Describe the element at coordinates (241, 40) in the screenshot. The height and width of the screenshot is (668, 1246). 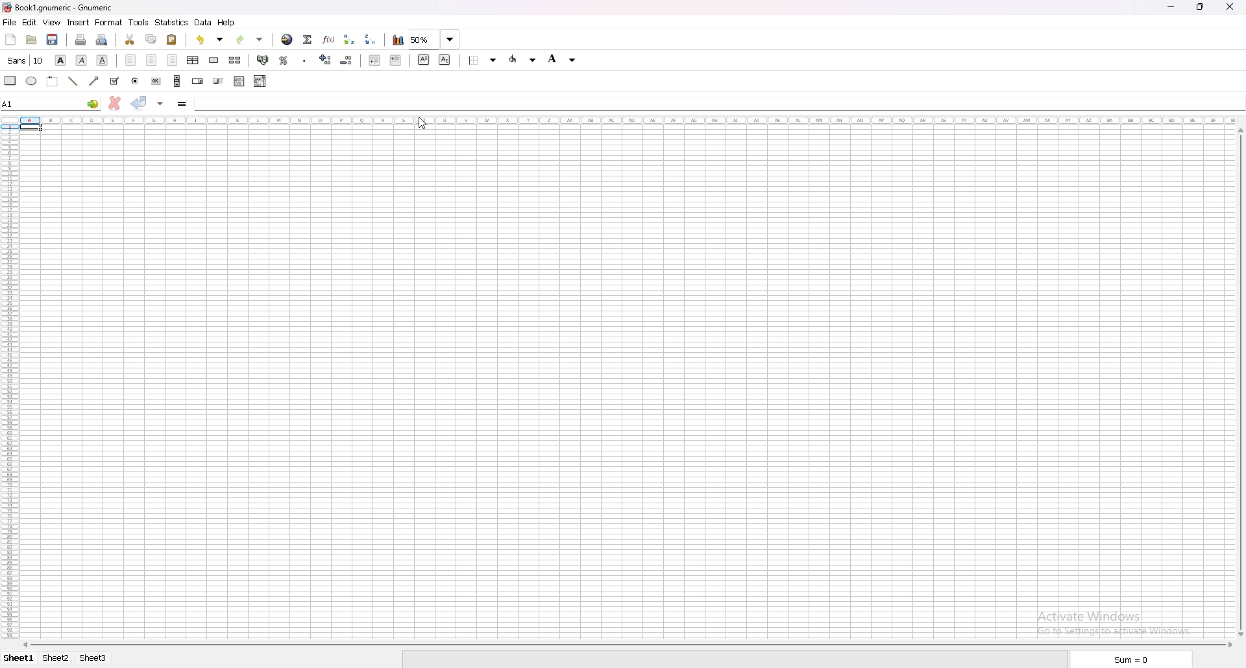
I see `redo` at that location.